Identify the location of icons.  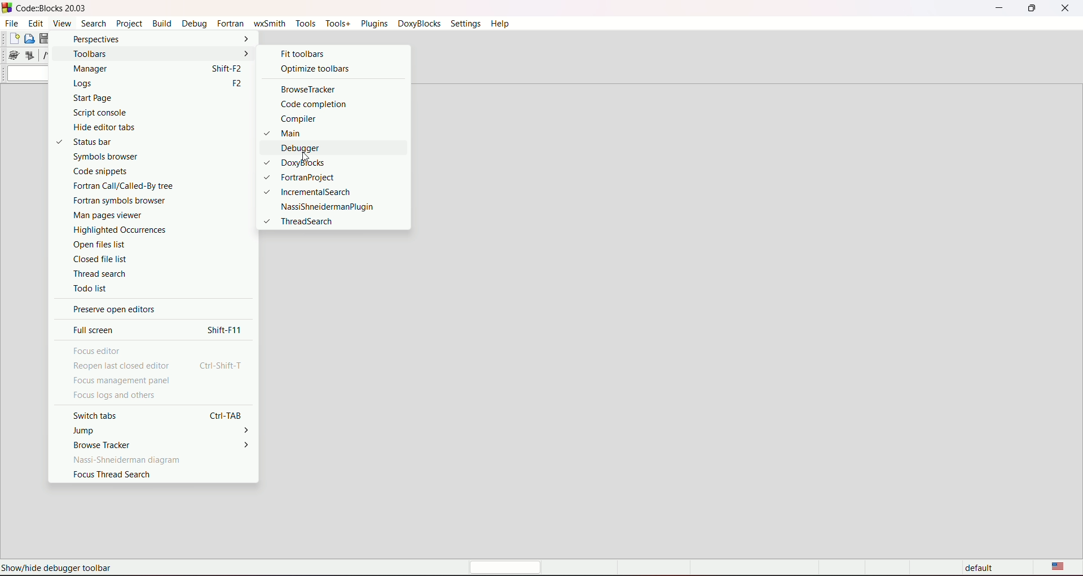
(27, 56).